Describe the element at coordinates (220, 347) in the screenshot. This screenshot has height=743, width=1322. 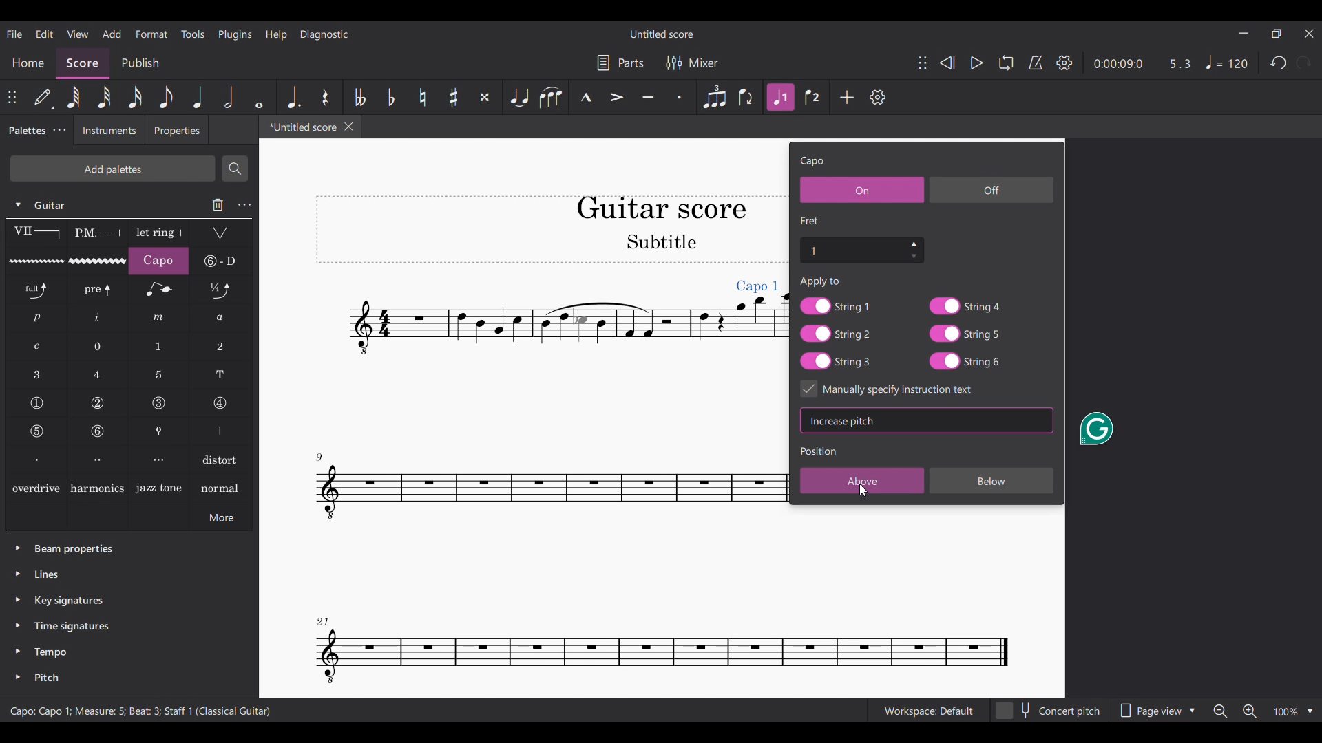
I see `LH guitar fingering 2` at that location.